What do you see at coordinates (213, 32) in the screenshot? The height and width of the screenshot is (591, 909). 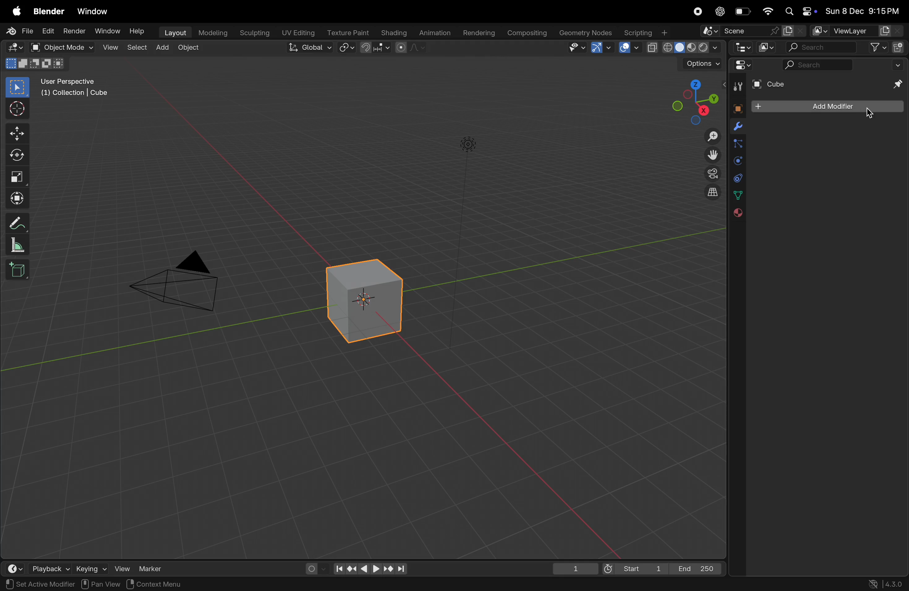 I see `modelling` at bounding box center [213, 32].